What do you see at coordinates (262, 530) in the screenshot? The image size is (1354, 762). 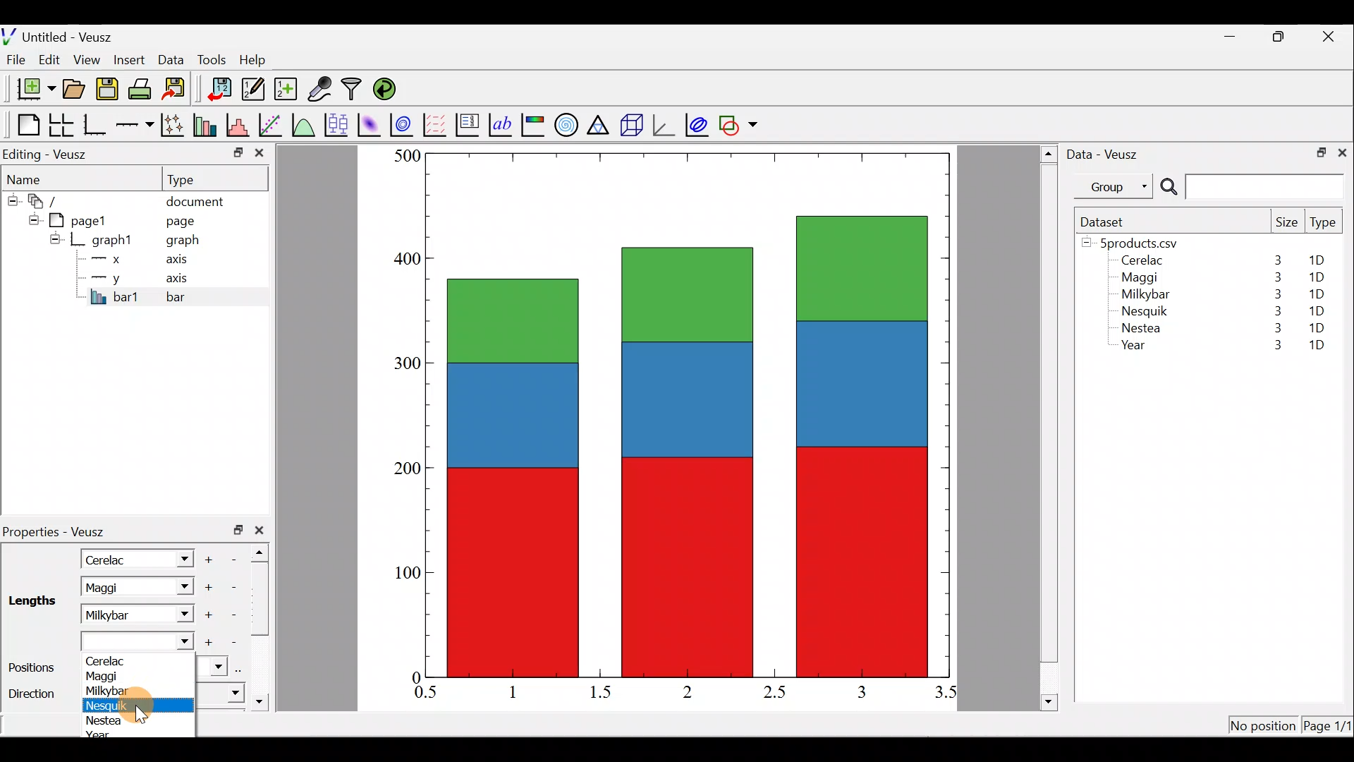 I see `close` at bounding box center [262, 530].